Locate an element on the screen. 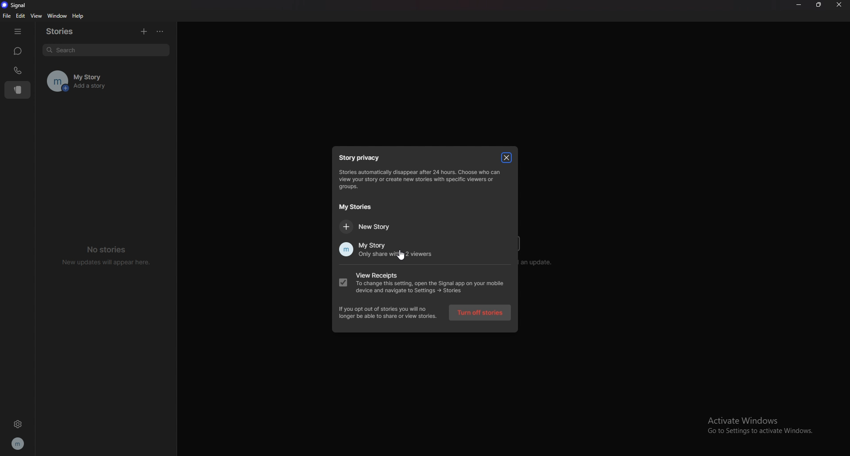  Add a story is located at coordinates (119, 88).